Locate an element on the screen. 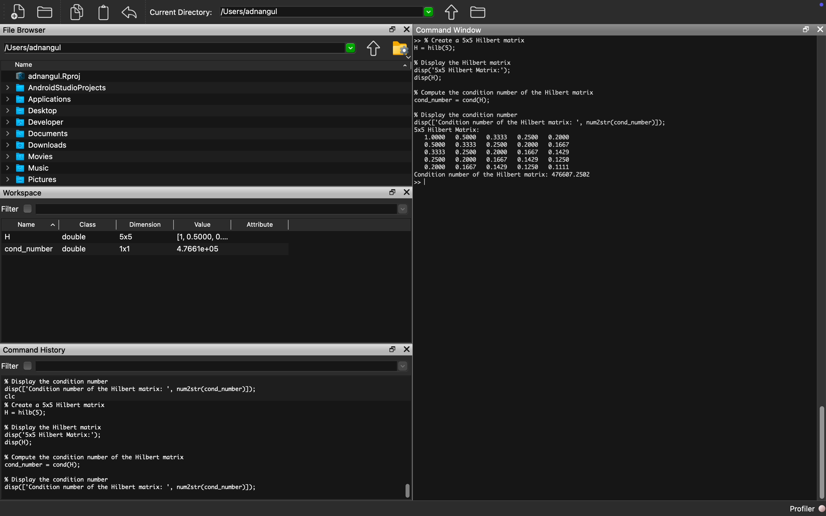 The width and height of the screenshot is (826, 516). Clipboard is located at coordinates (104, 12).